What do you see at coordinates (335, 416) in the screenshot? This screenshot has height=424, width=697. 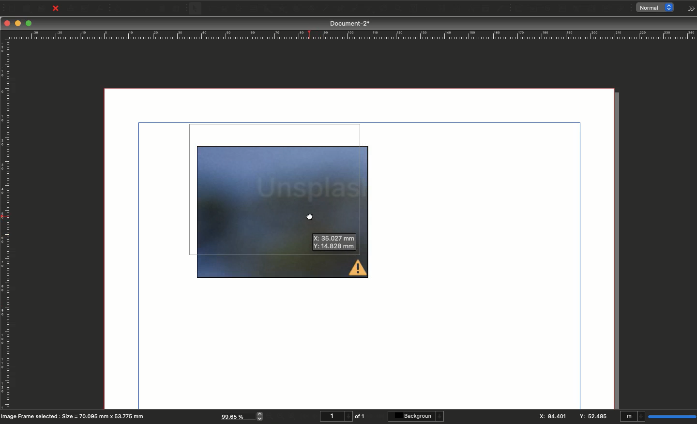 I see `1` at bounding box center [335, 416].